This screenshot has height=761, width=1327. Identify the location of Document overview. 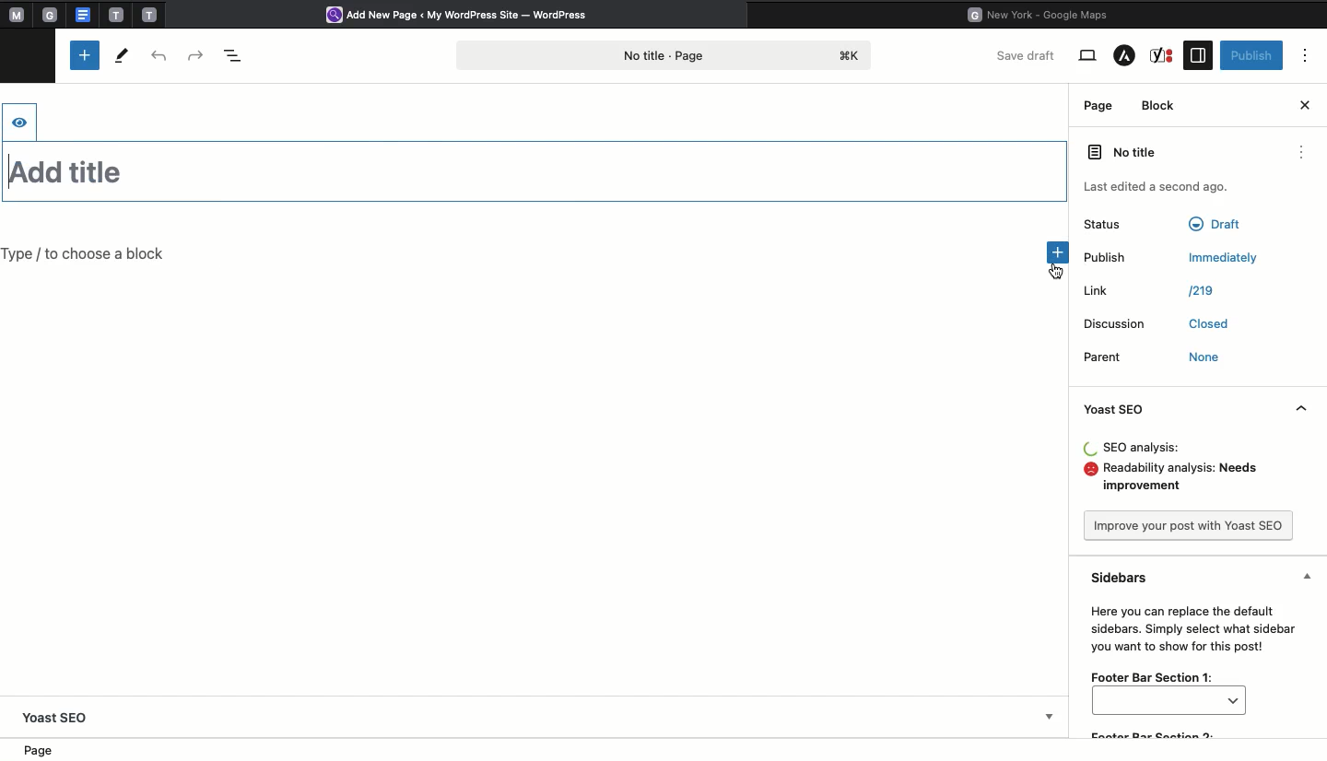
(233, 53).